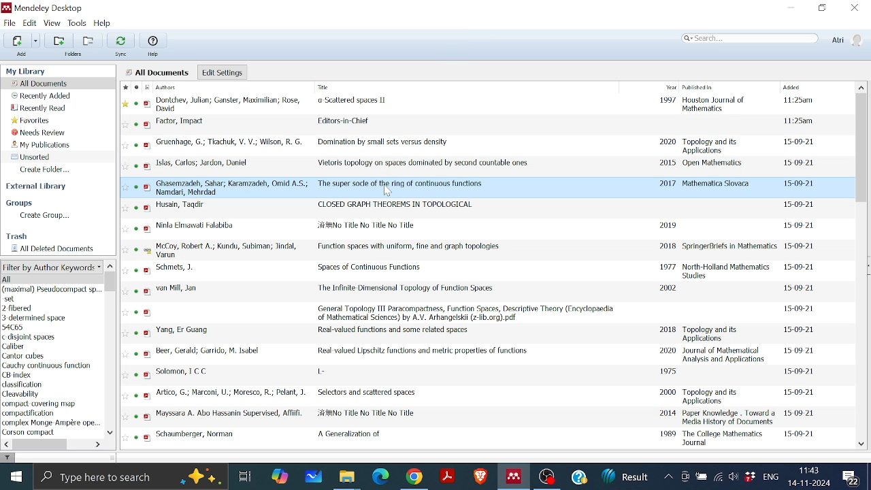 This screenshot has width=871, height=490. Describe the element at coordinates (670, 478) in the screenshot. I see `Show hidden Icons` at that location.